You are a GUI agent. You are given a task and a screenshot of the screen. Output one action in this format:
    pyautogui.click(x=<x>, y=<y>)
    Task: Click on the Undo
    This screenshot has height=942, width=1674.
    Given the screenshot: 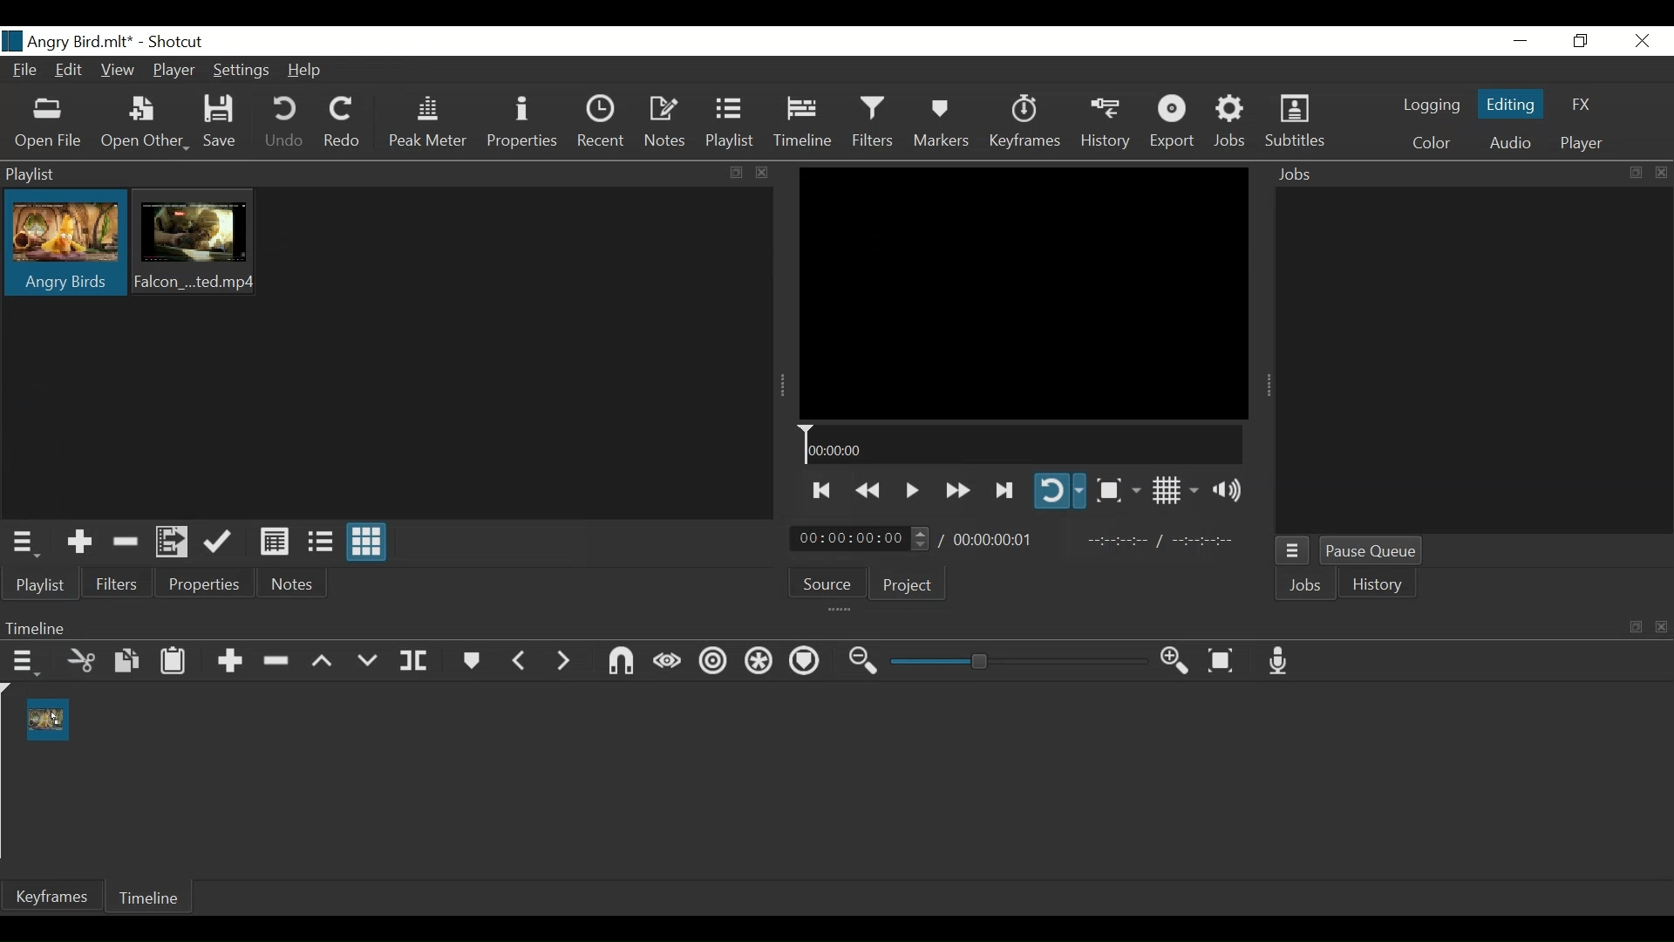 What is the action you would take?
    pyautogui.click(x=286, y=124)
    